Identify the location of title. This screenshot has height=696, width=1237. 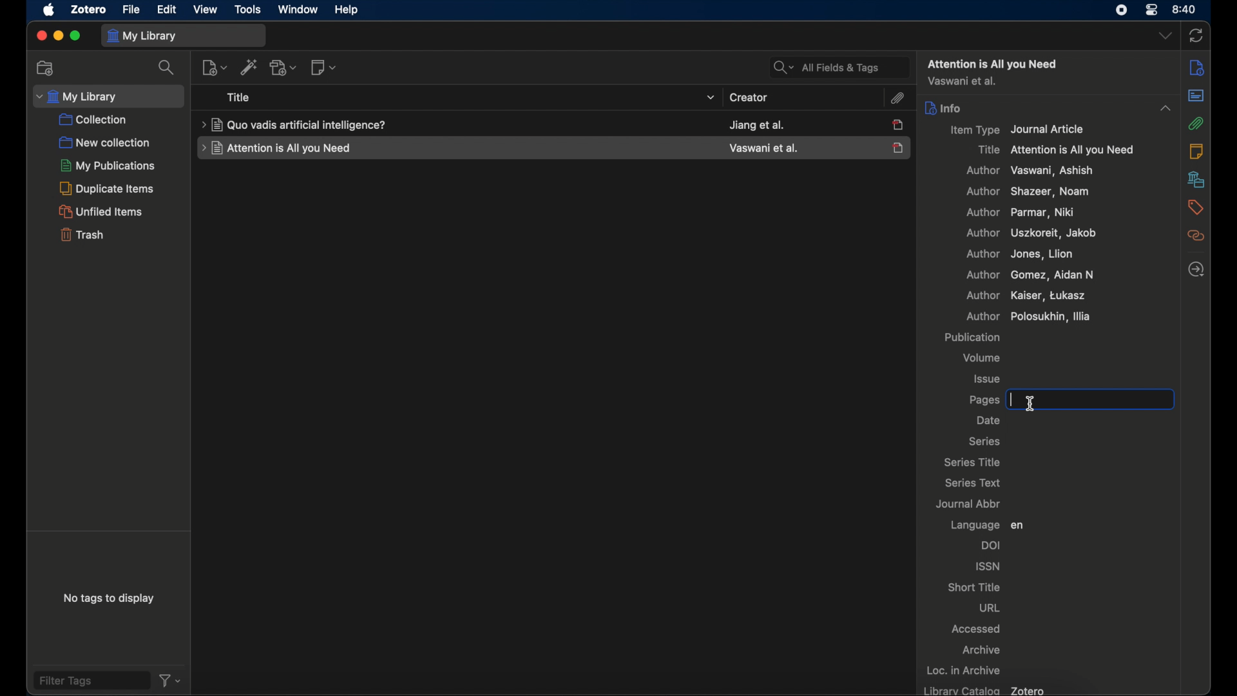
(239, 97).